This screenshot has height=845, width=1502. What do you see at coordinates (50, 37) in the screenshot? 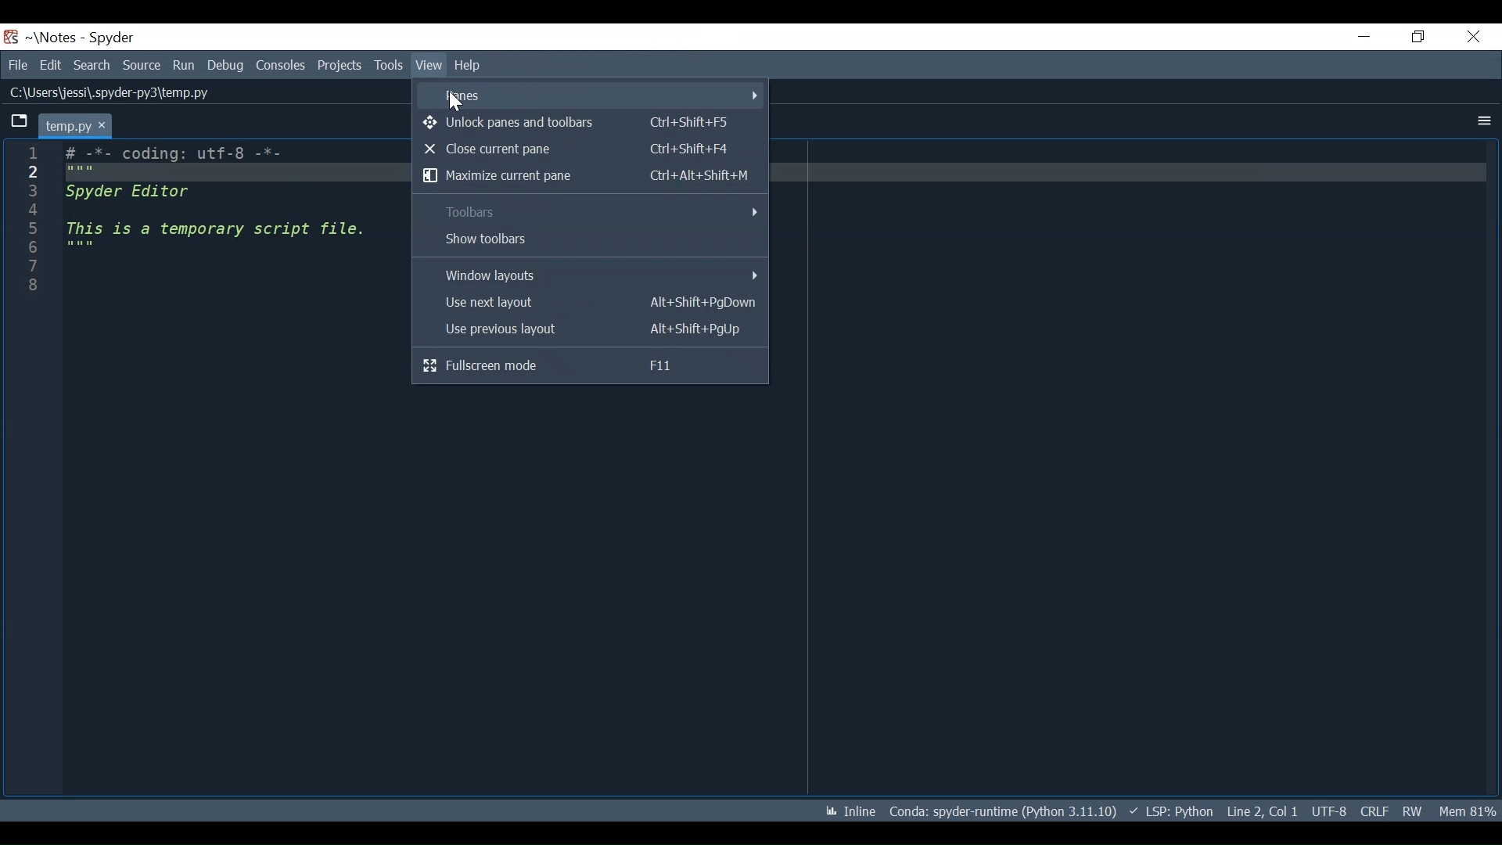
I see `Projects Name` at bounding box center [50, 37].